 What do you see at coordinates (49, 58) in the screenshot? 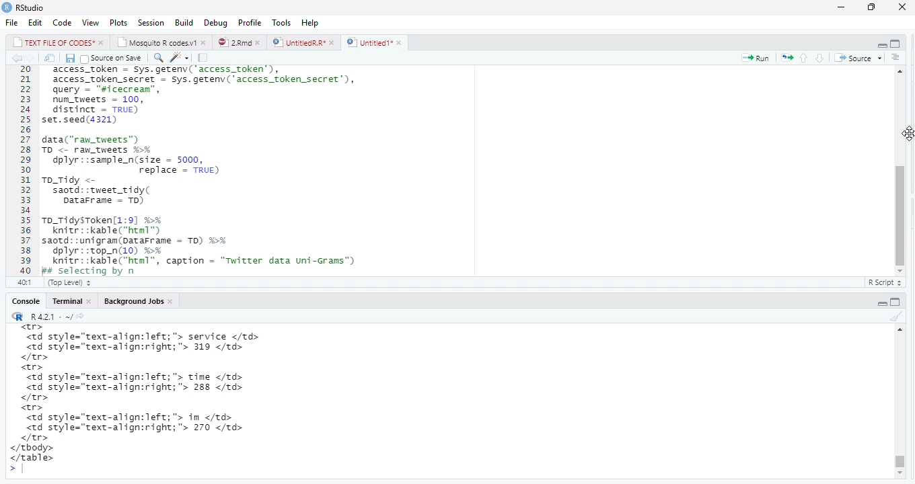
I see `show iin new window` at bounding box center [49, 58].